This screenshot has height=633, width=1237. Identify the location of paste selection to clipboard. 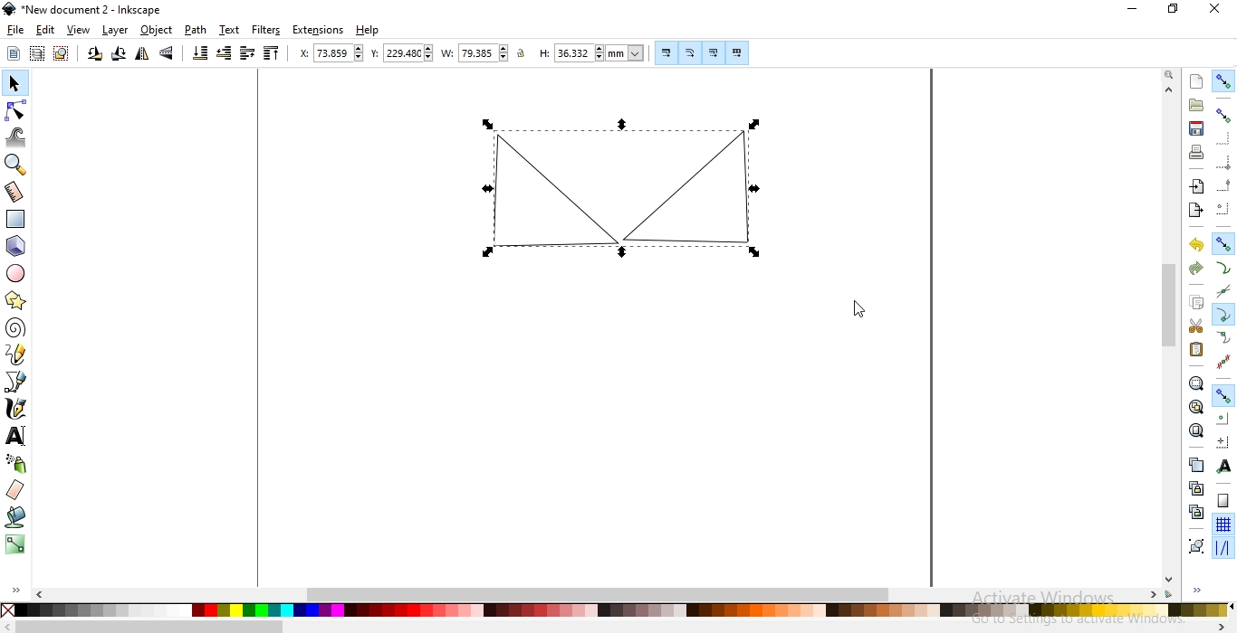
(1197, 349).